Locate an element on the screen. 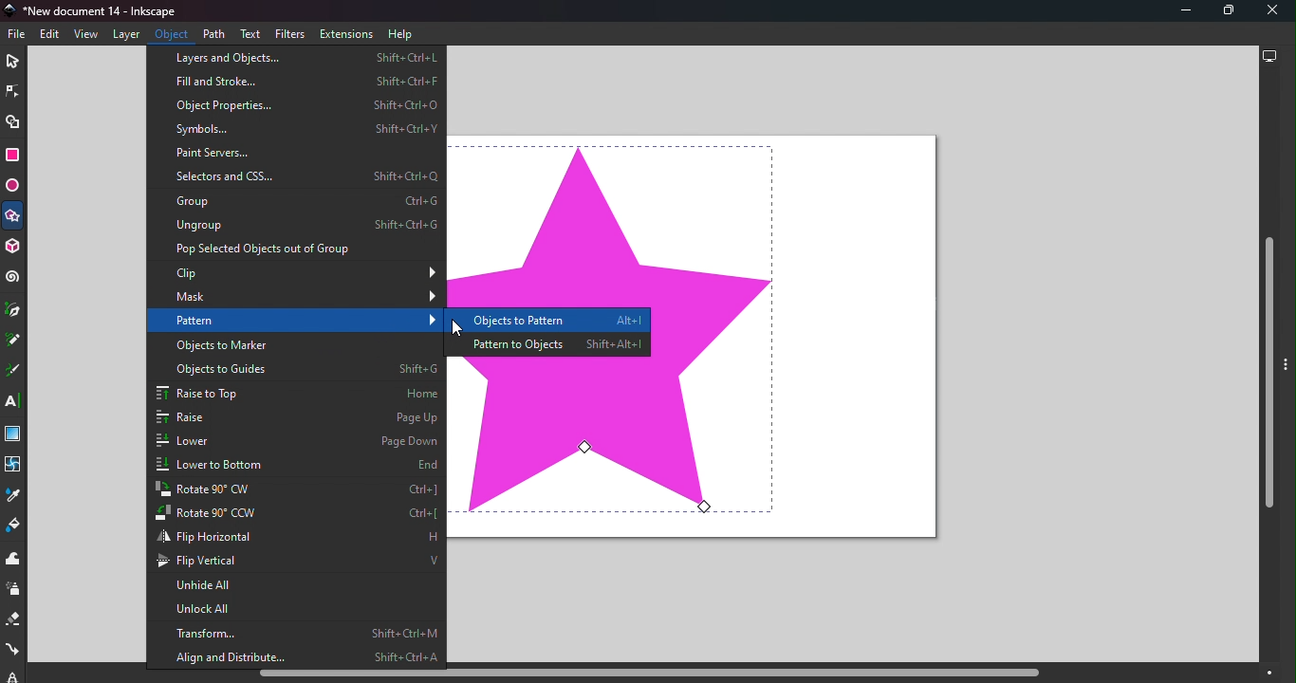 The width and height of the screenshot is (1296, 683). Close is located at coordinates (1273, 11).